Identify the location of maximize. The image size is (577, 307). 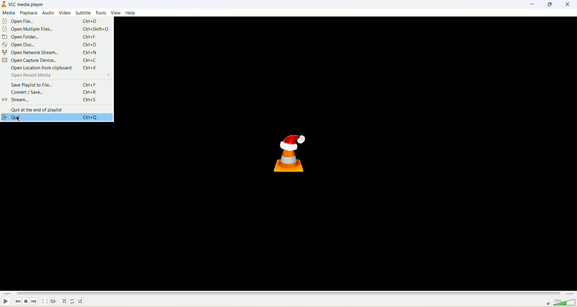
(550, 5).